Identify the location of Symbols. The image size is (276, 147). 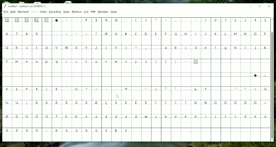
(137, 103).